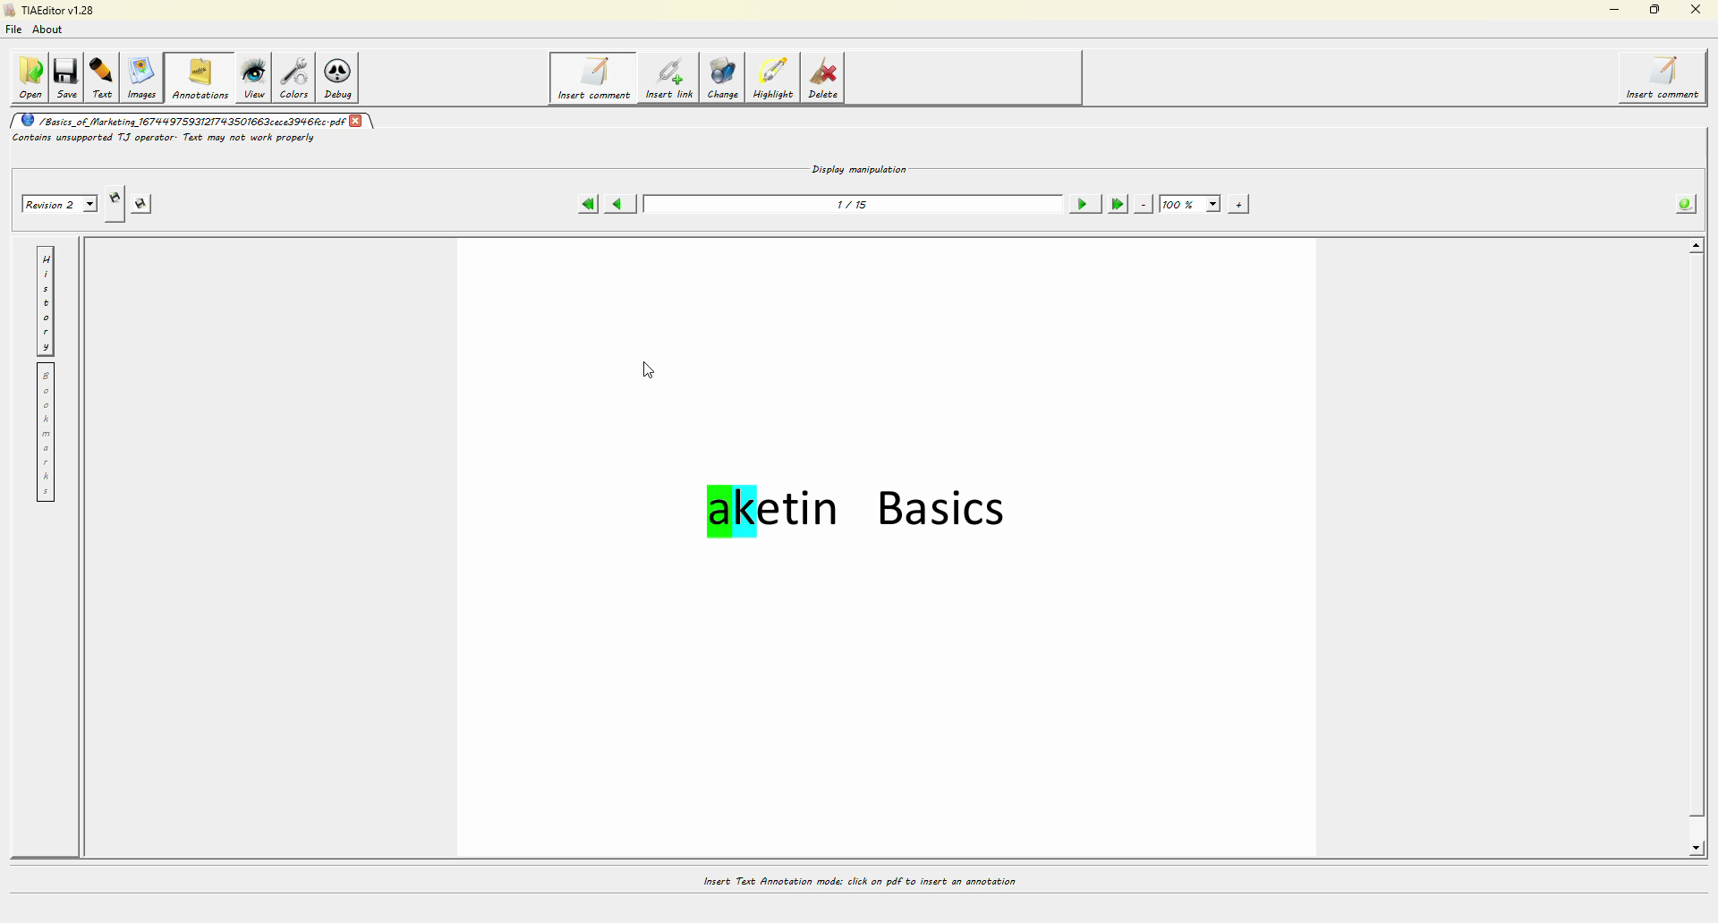  I want to click on debug, so click(344, 80).